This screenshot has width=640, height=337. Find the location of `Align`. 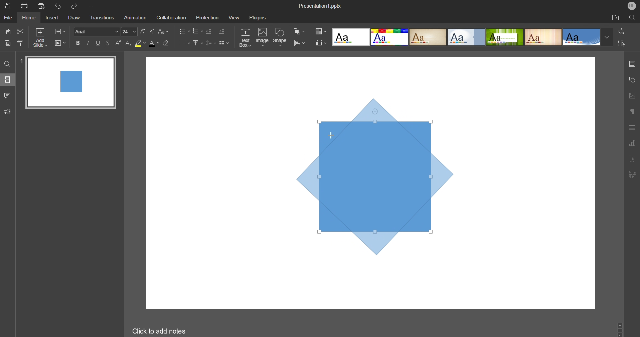

Align is located at coordinates (300, 43).